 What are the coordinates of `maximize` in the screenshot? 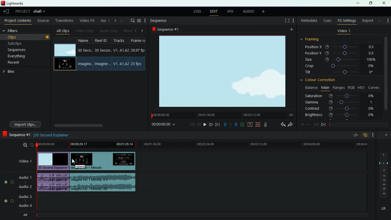 It's located at (371, 3).